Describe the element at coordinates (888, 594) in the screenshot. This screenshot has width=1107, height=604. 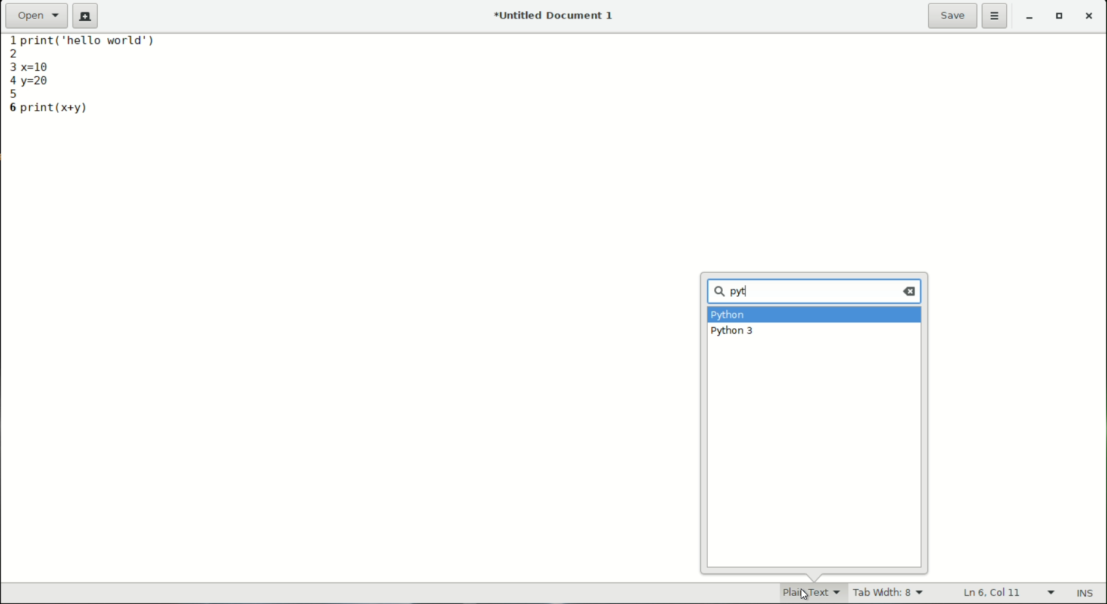
I see `tab width` at that location.